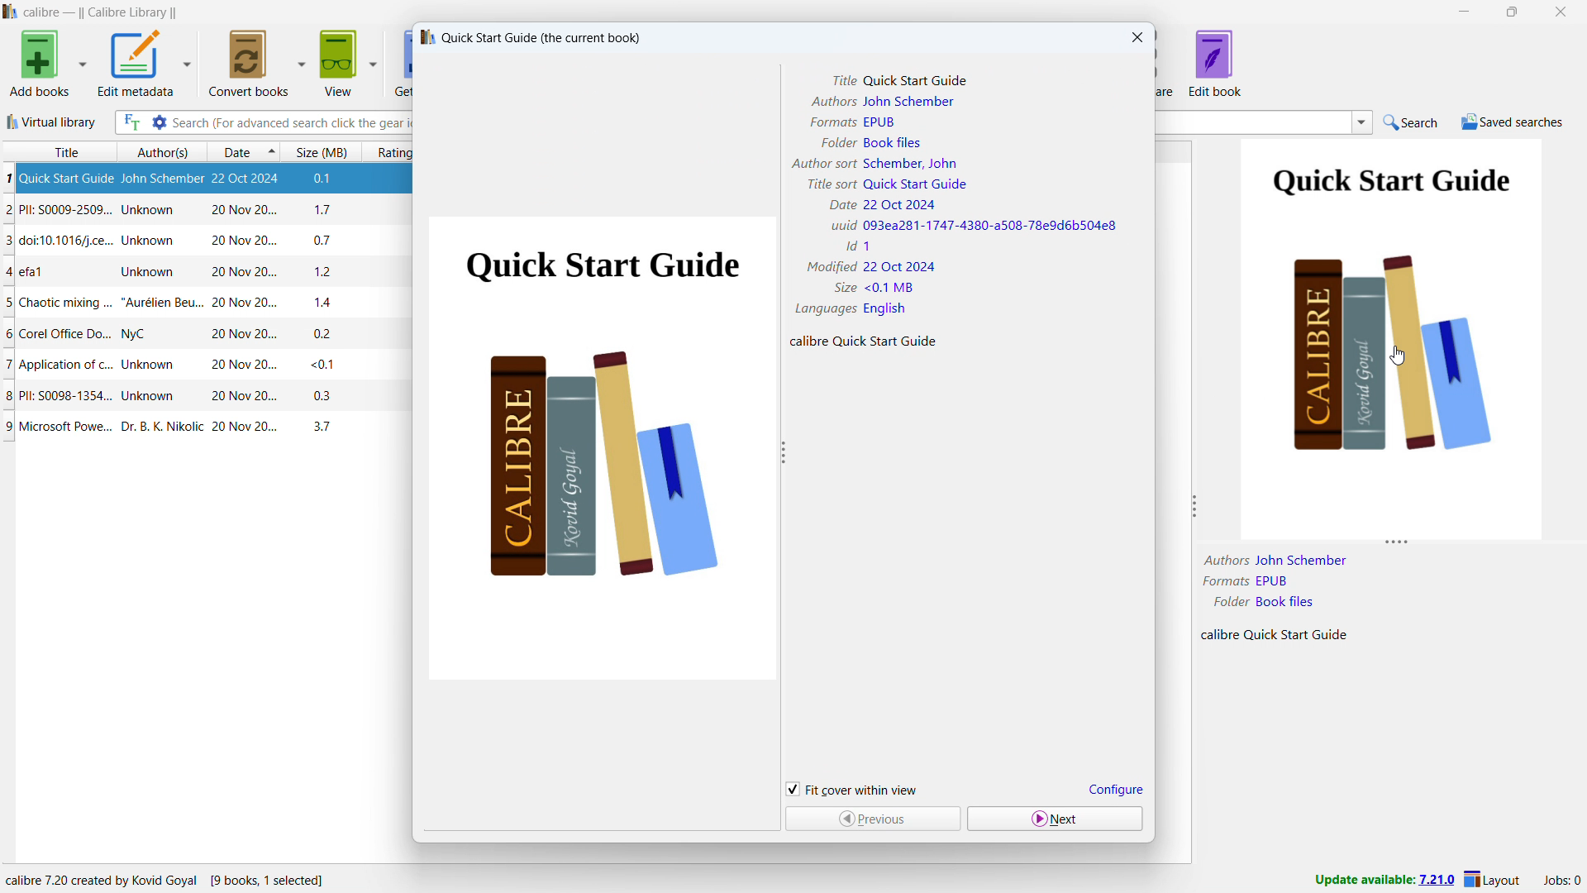  I want to click on Folder, so click(836, 142).